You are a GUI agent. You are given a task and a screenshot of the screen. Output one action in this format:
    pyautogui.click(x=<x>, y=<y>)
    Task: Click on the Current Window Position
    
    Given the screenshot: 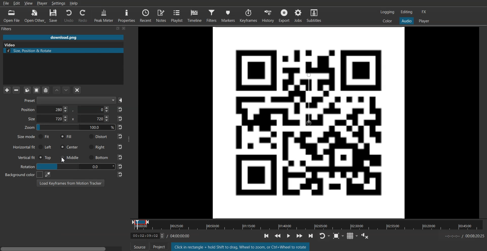 What is the action you would take?
    pyautogui.click(x=141, y=221)
    